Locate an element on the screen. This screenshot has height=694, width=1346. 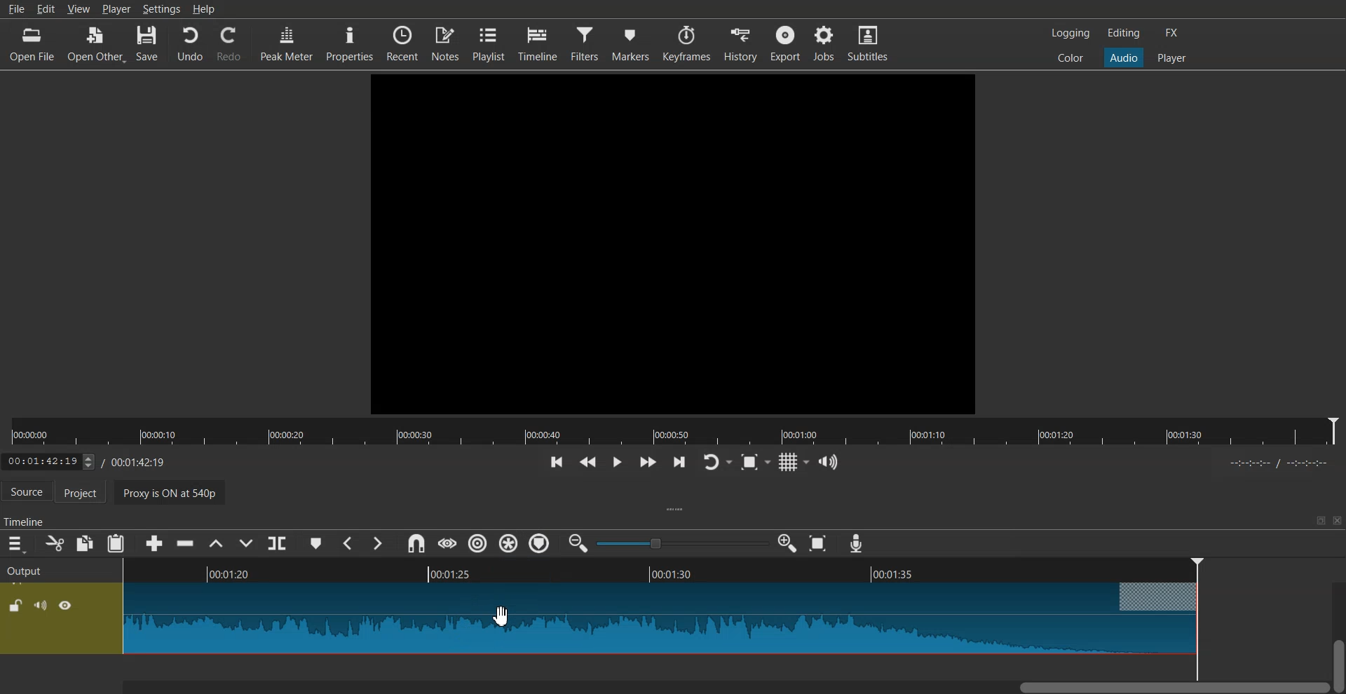
History is located at coordinates (740, 42).